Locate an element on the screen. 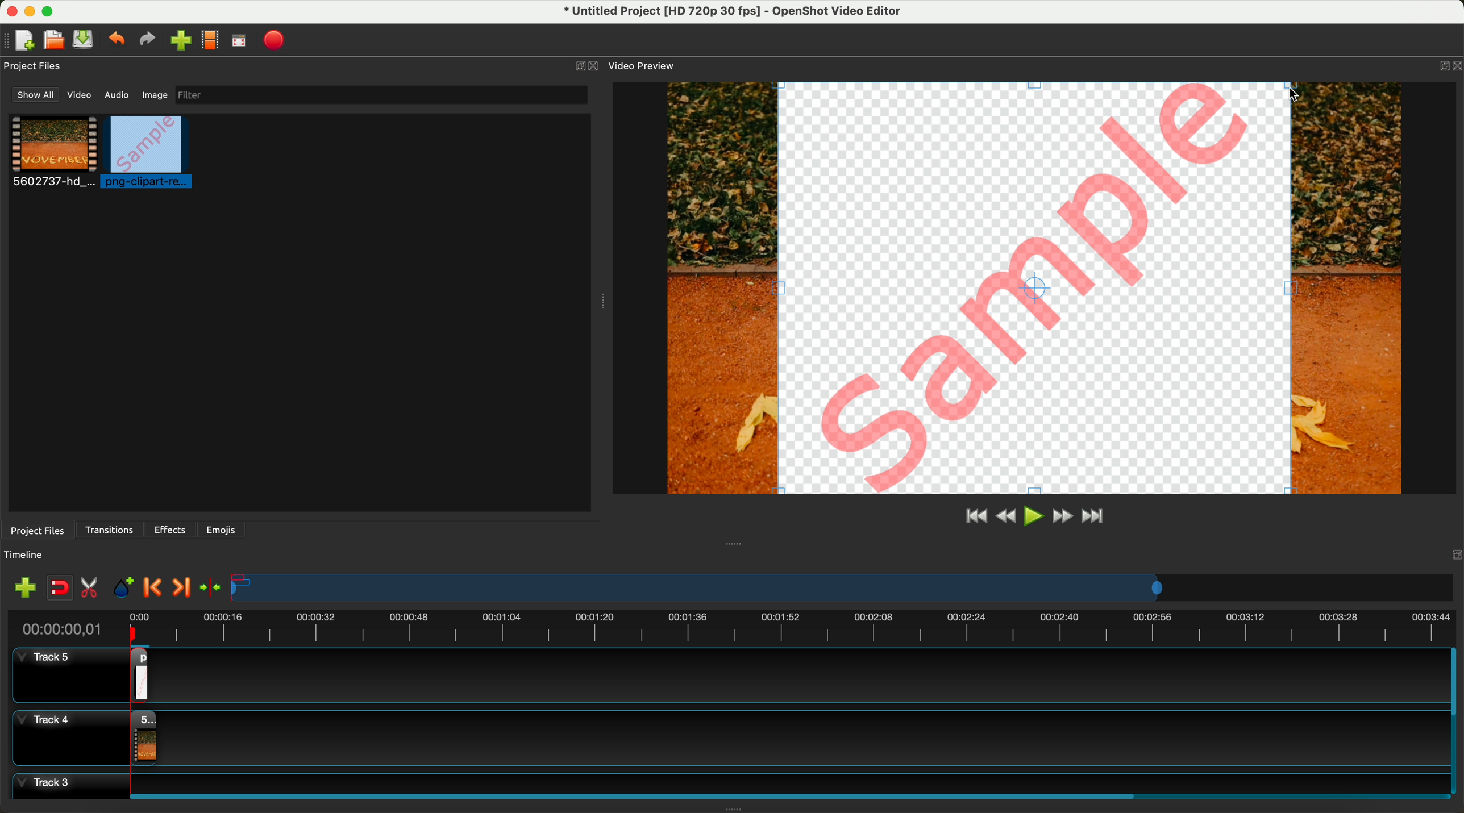  video is located at coordinates (81, 97).